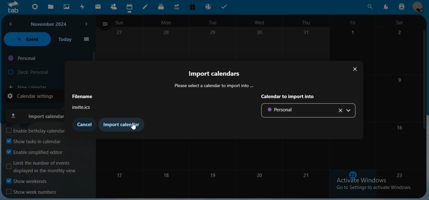  Describe the element at coordinates (385, 7) in the screenshot. I see `notifications` at that location.